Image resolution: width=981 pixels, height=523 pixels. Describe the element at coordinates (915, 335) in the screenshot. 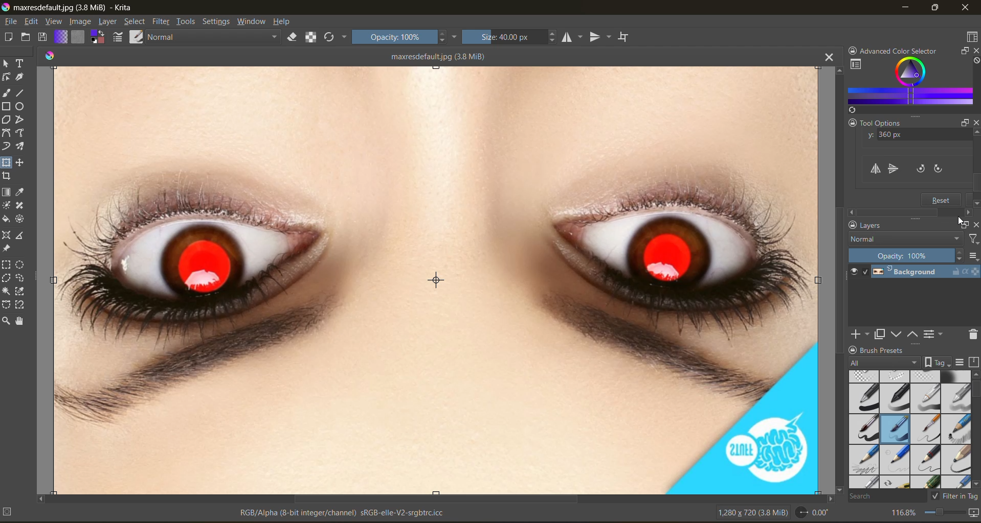

I see `mask up` at that location.